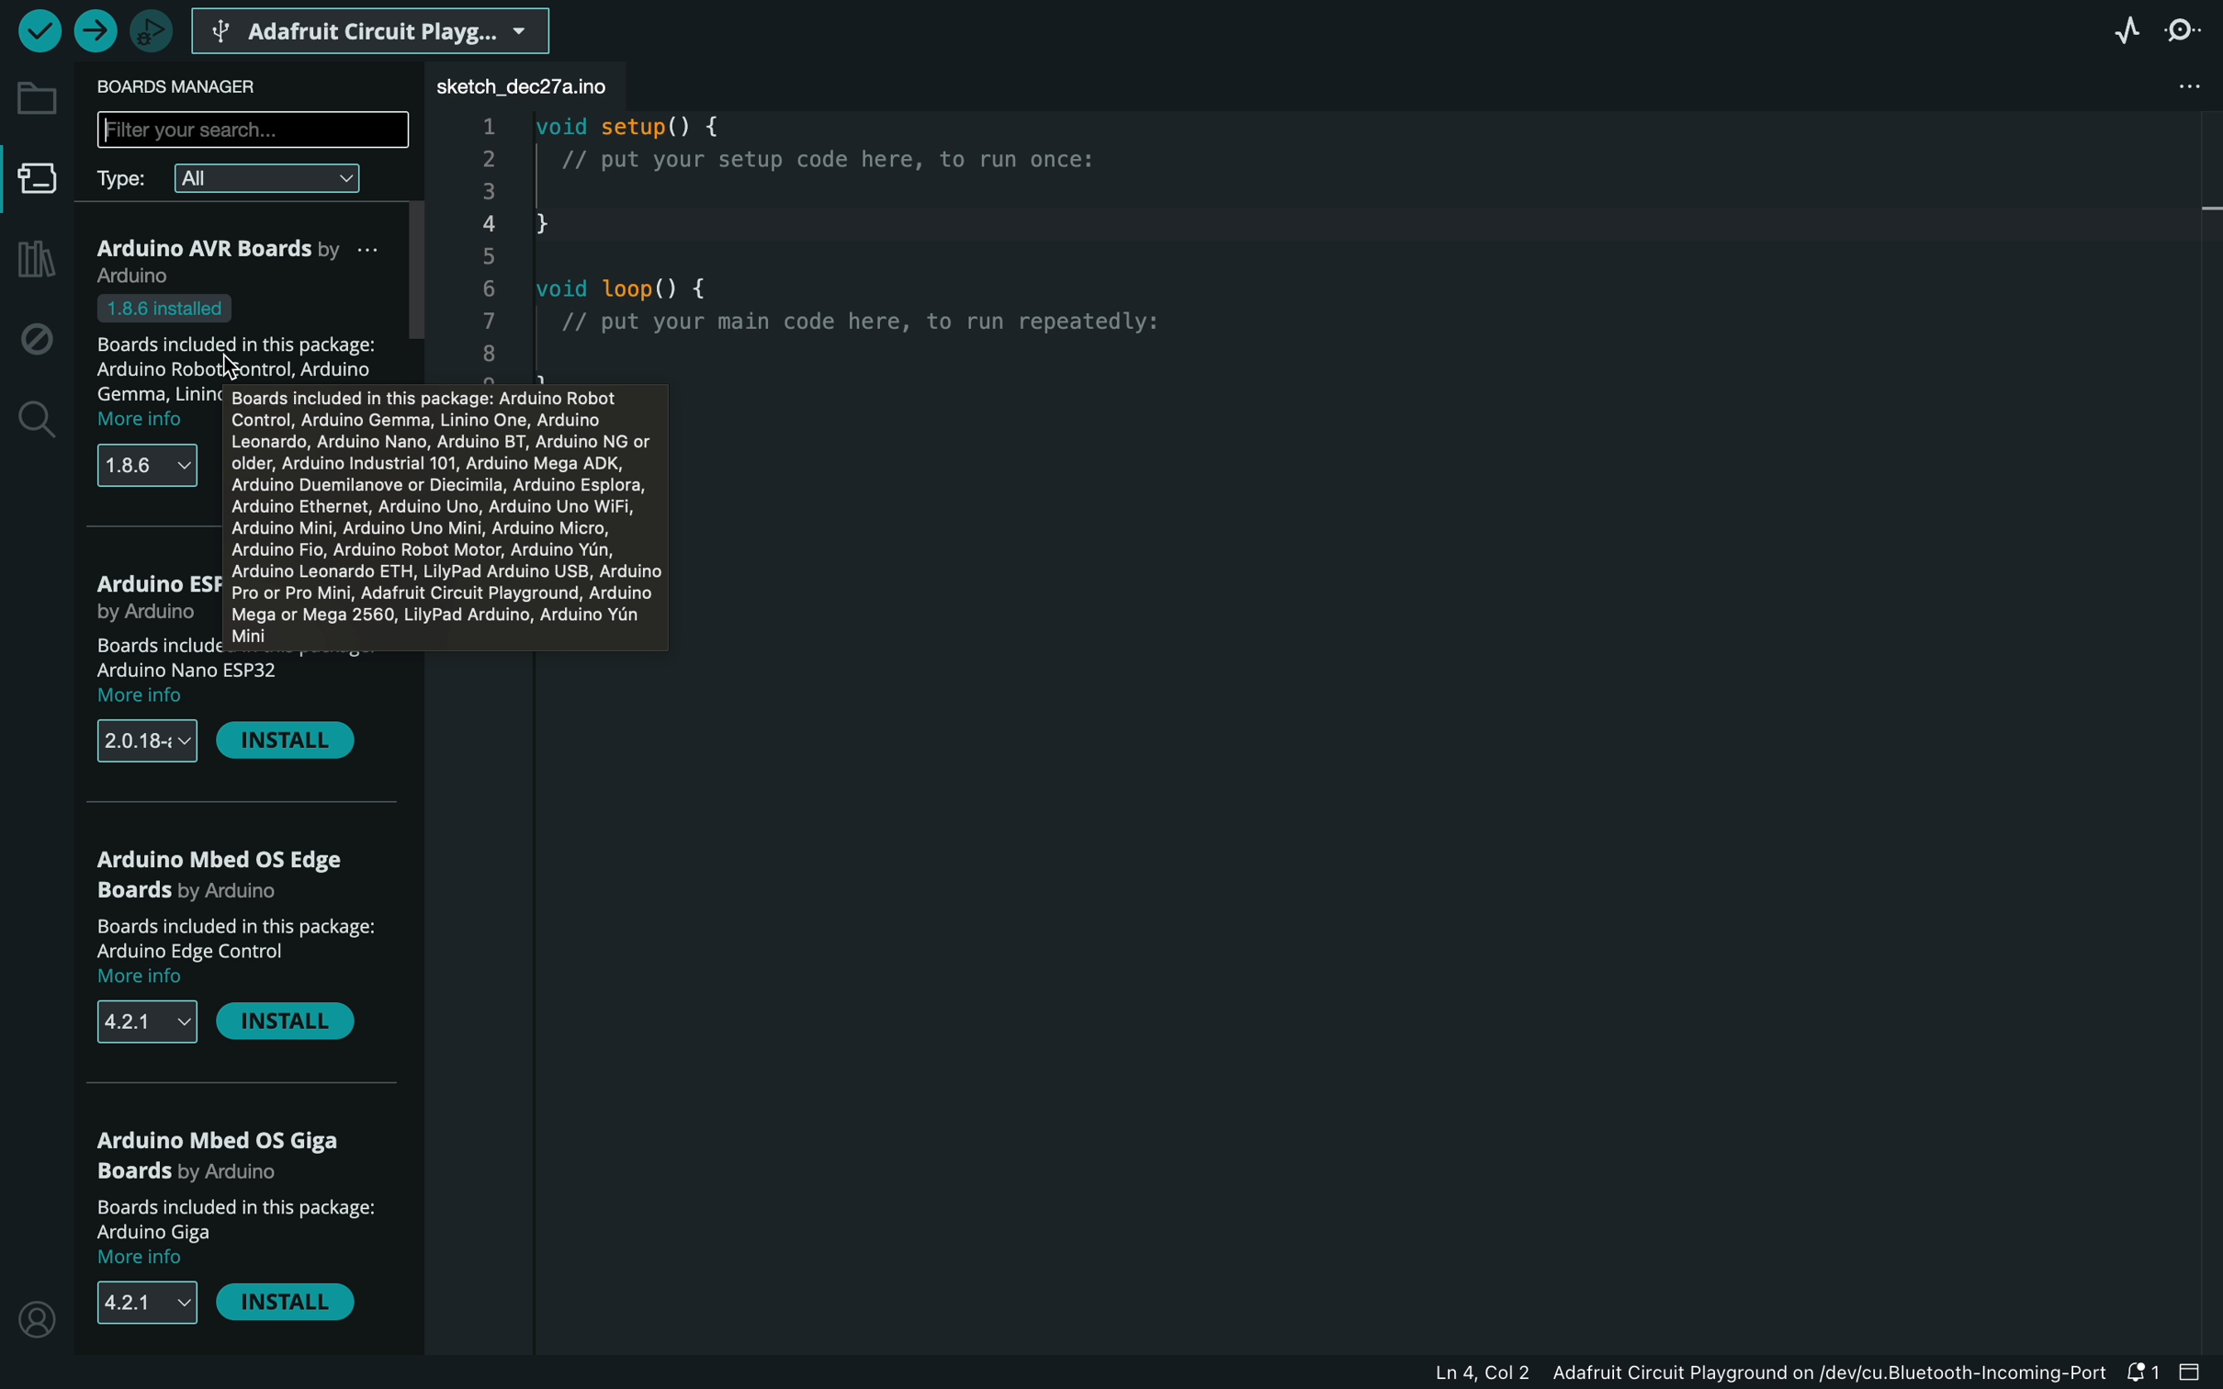 The height and width of the screenshot is (1389, 2223). Describe the element at coordinates (144, 1259) in the screenshot. I see `more info` at that location.